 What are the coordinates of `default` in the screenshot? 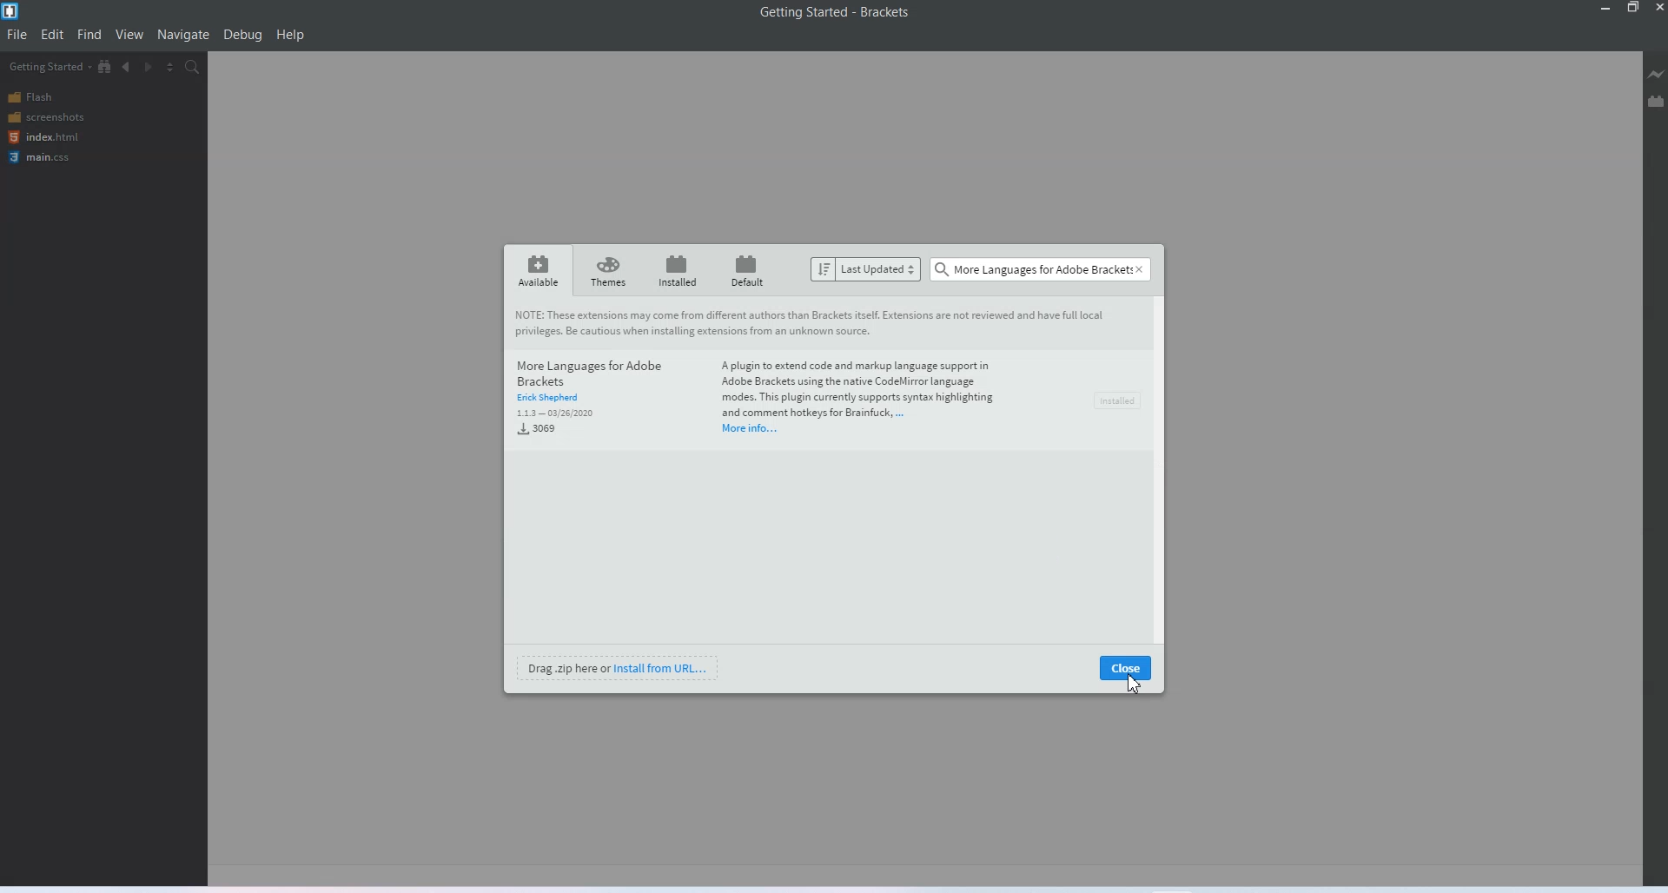 It's located at (750, 269).